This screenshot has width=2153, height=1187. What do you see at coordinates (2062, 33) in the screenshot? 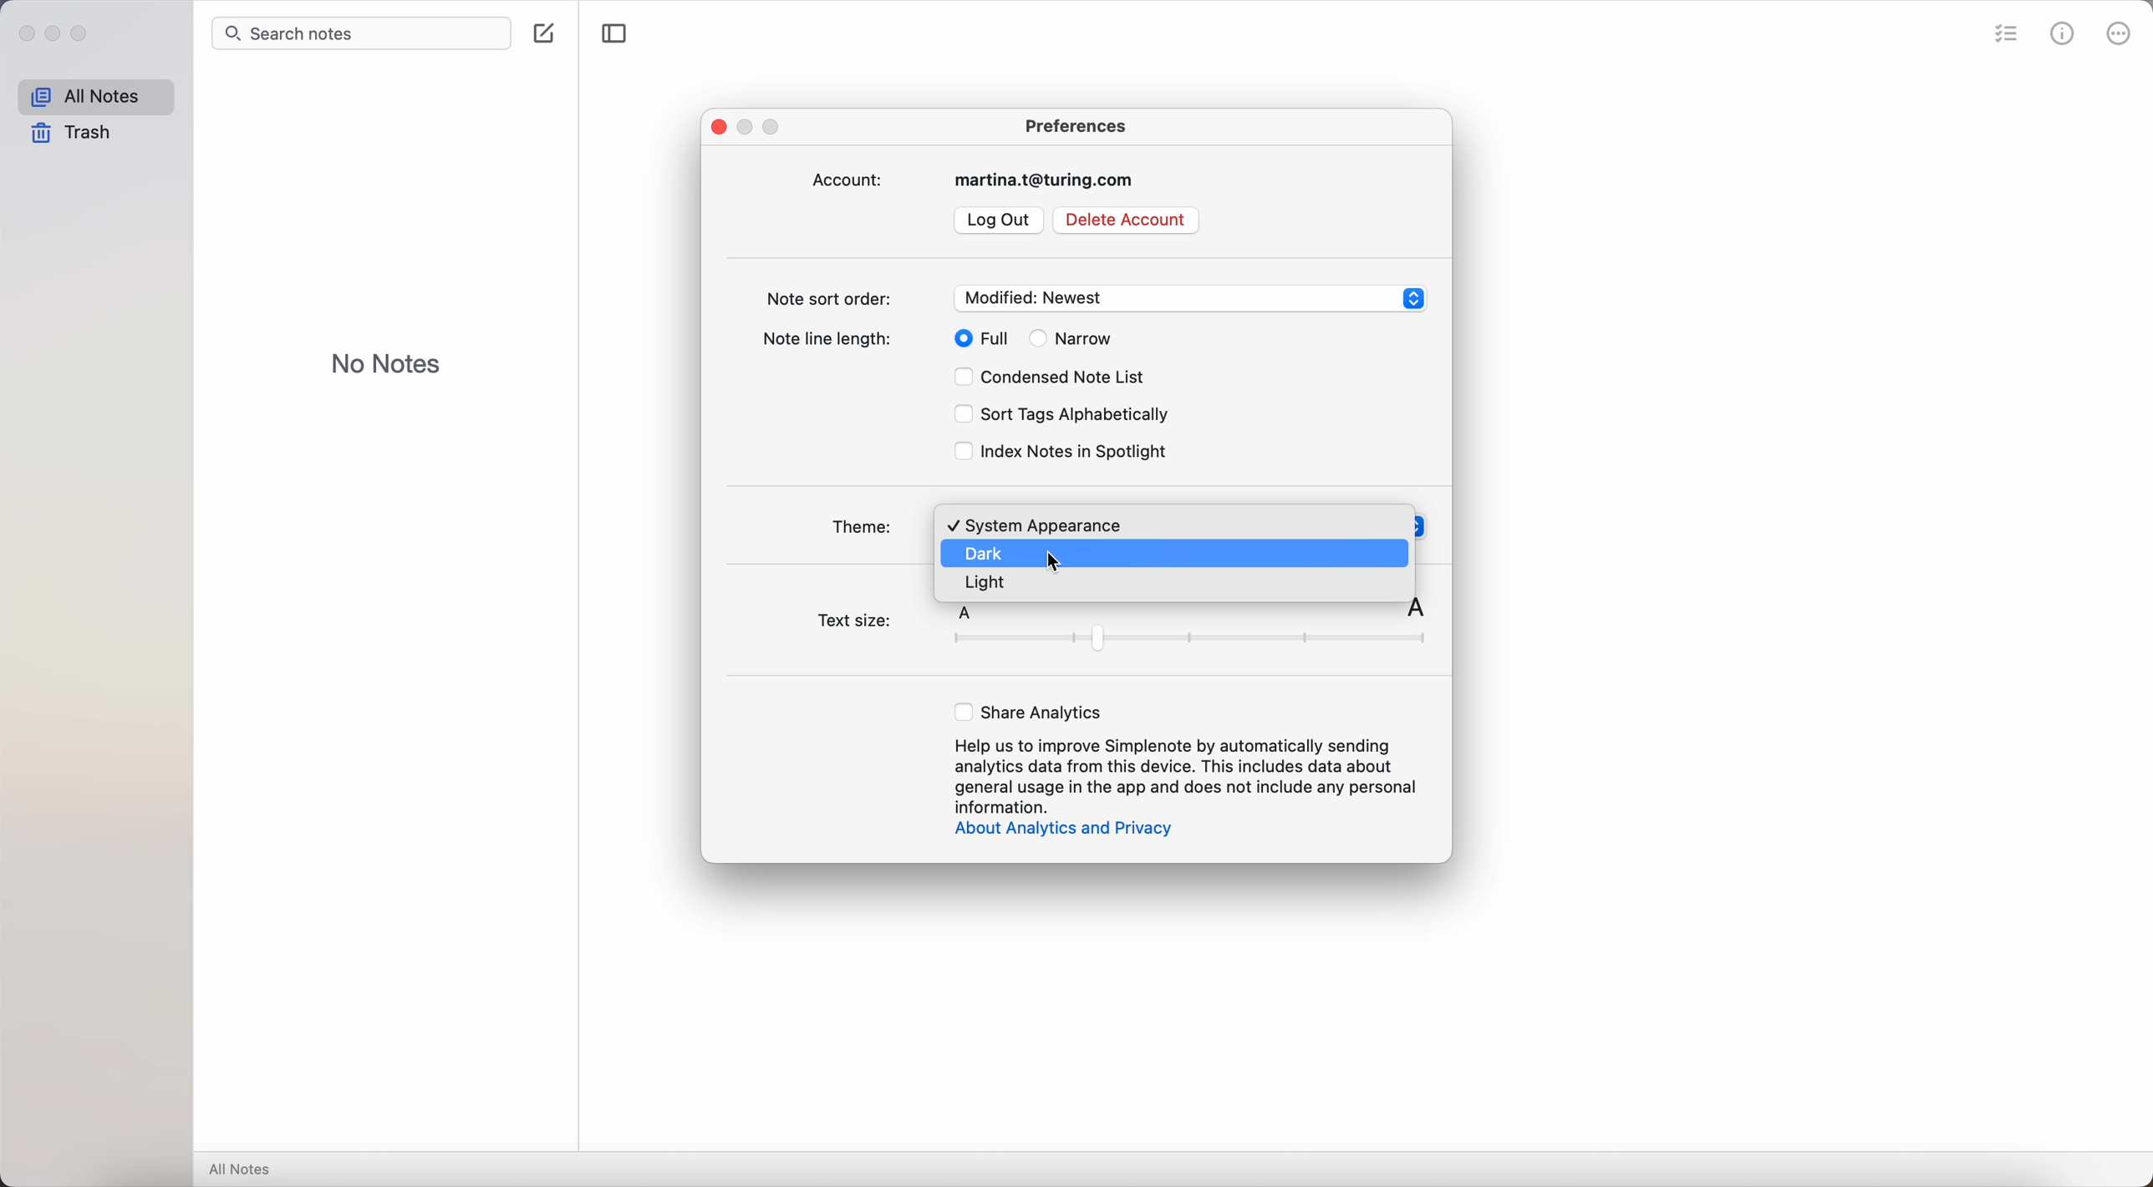
I see `metrics` at bounding box center [2062, 33].